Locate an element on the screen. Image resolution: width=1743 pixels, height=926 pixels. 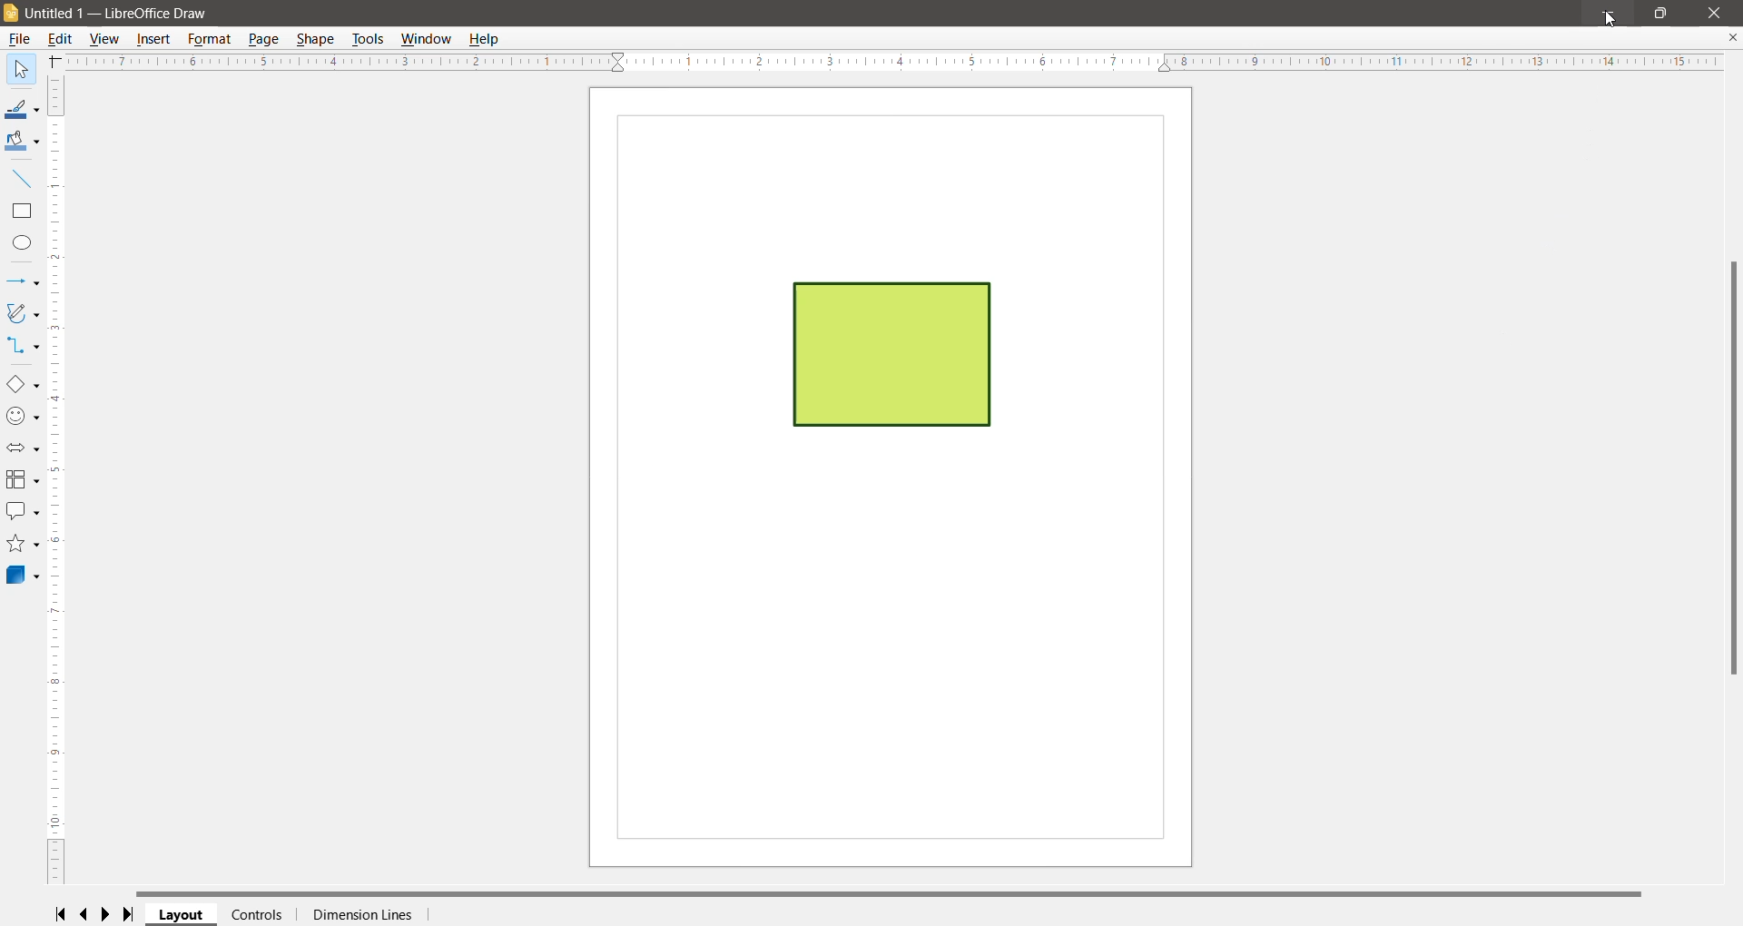
scrollbar is located at coordinates (1728, 472).